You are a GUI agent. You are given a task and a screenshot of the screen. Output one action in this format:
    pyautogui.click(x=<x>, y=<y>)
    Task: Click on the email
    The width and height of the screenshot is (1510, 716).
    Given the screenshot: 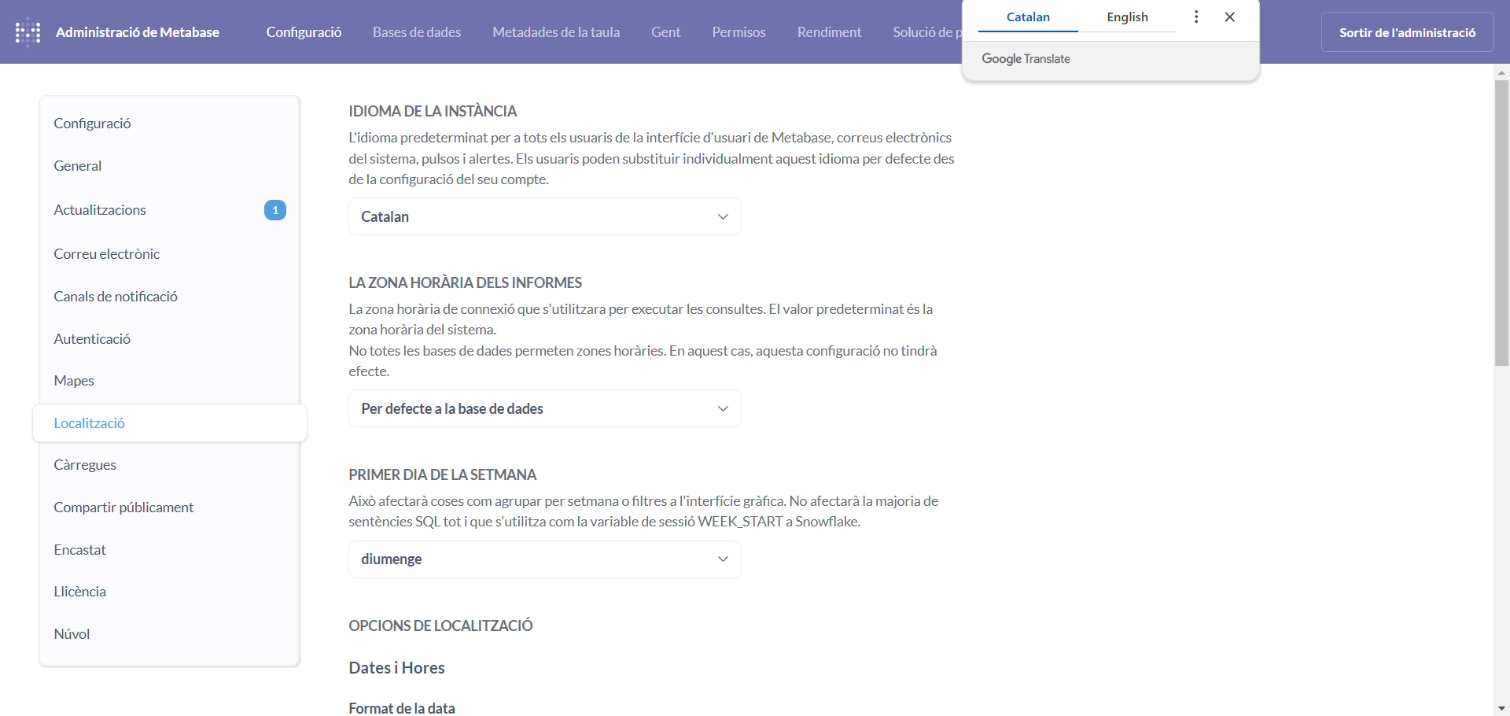 What is the action you would take?
    pyautogui.click(x=167, y=254)
    